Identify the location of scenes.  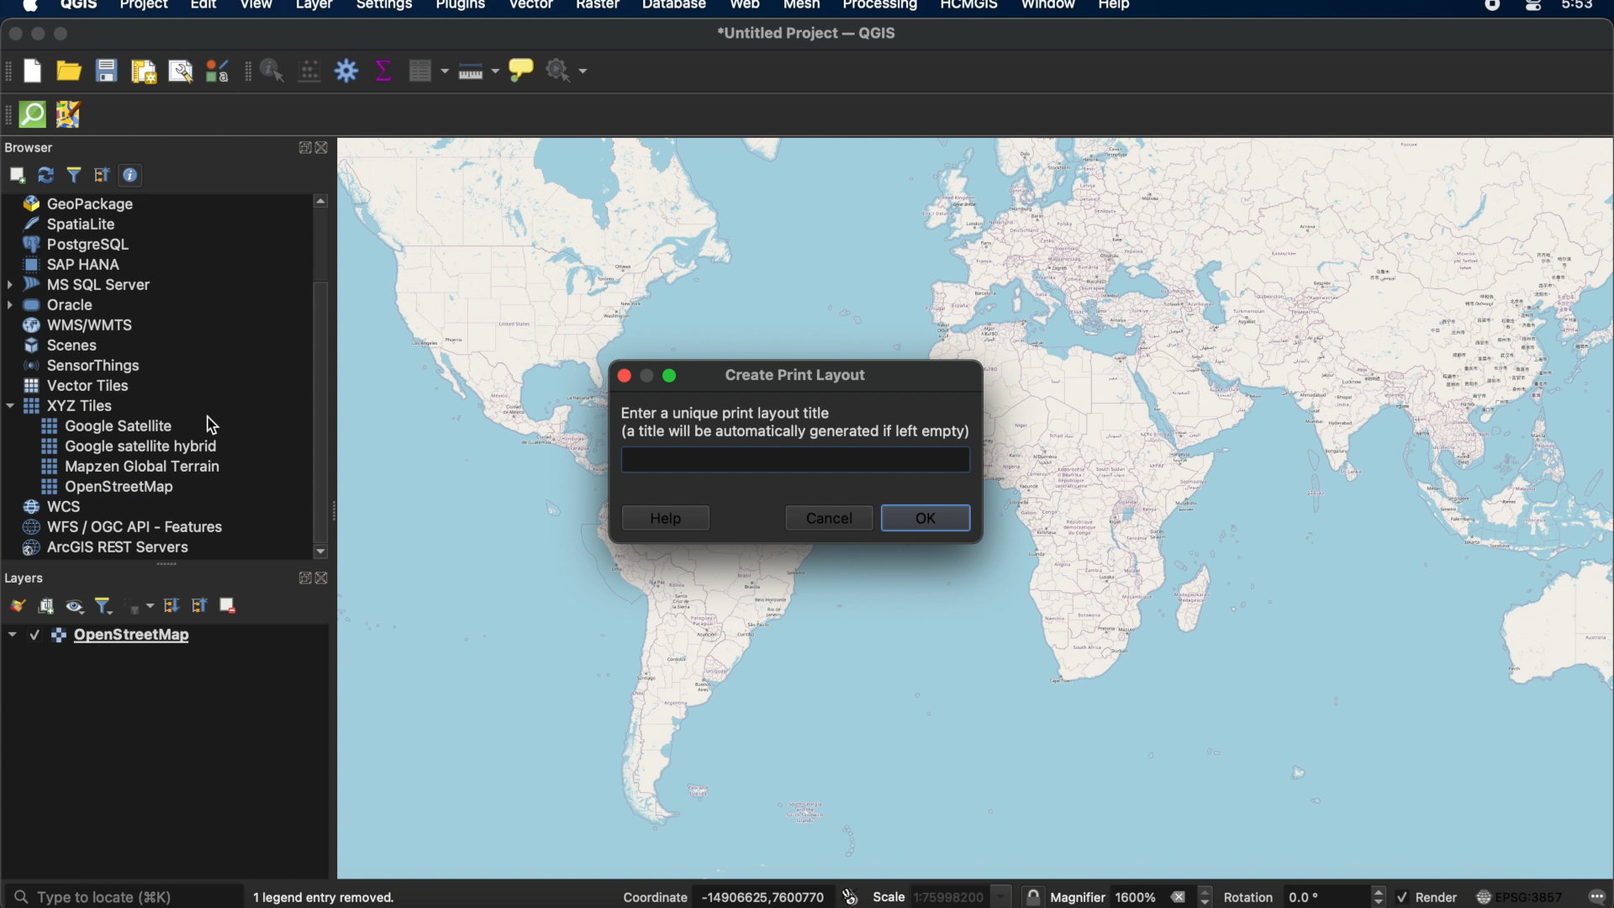
(56, 344).